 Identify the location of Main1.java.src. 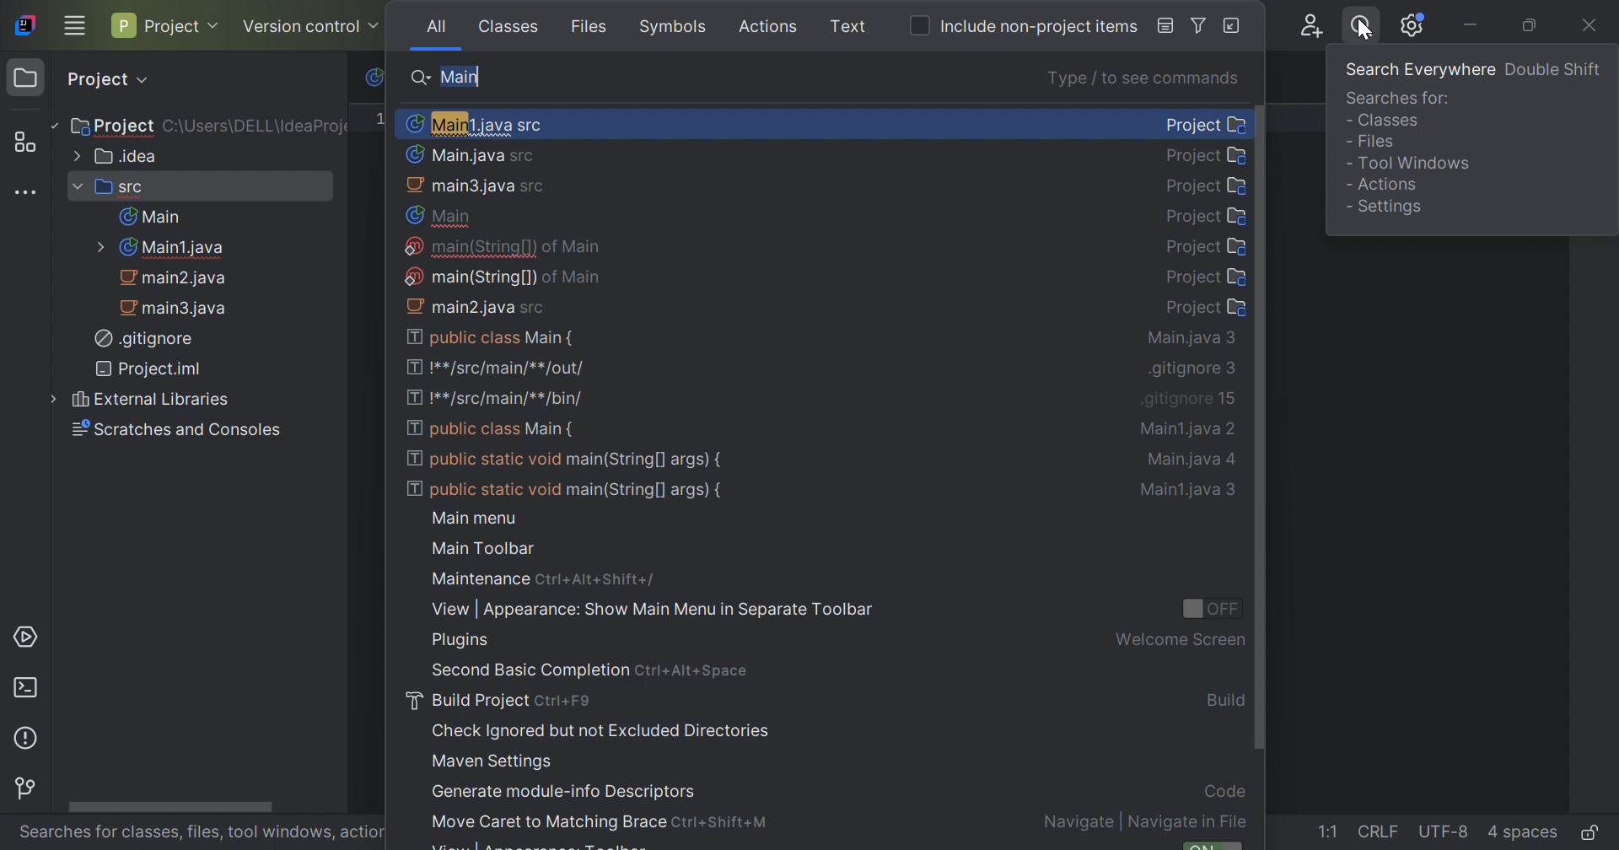
(473, 122).